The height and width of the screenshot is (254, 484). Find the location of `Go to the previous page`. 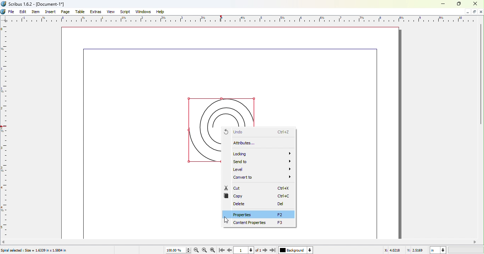

Go to the previous page is located at coordinates (229, 250).